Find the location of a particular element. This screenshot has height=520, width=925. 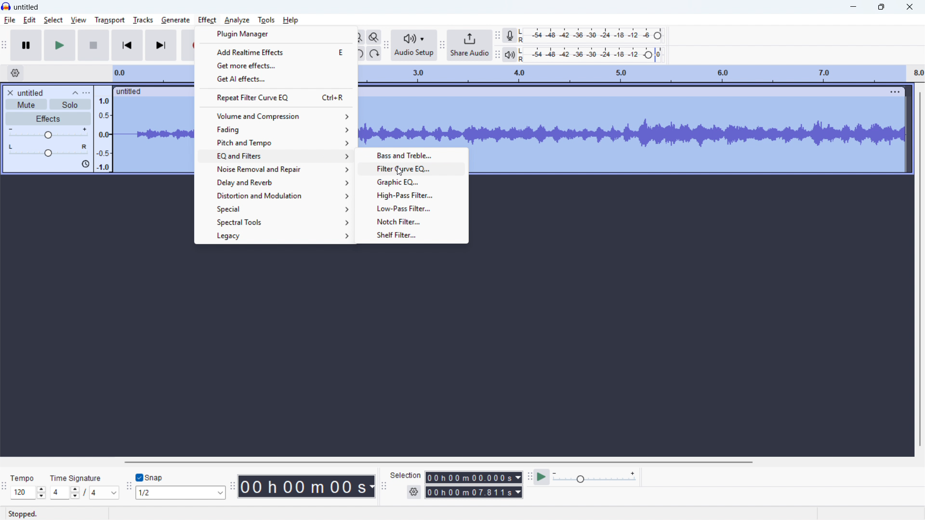

close  is located at coordinates (909, 7).